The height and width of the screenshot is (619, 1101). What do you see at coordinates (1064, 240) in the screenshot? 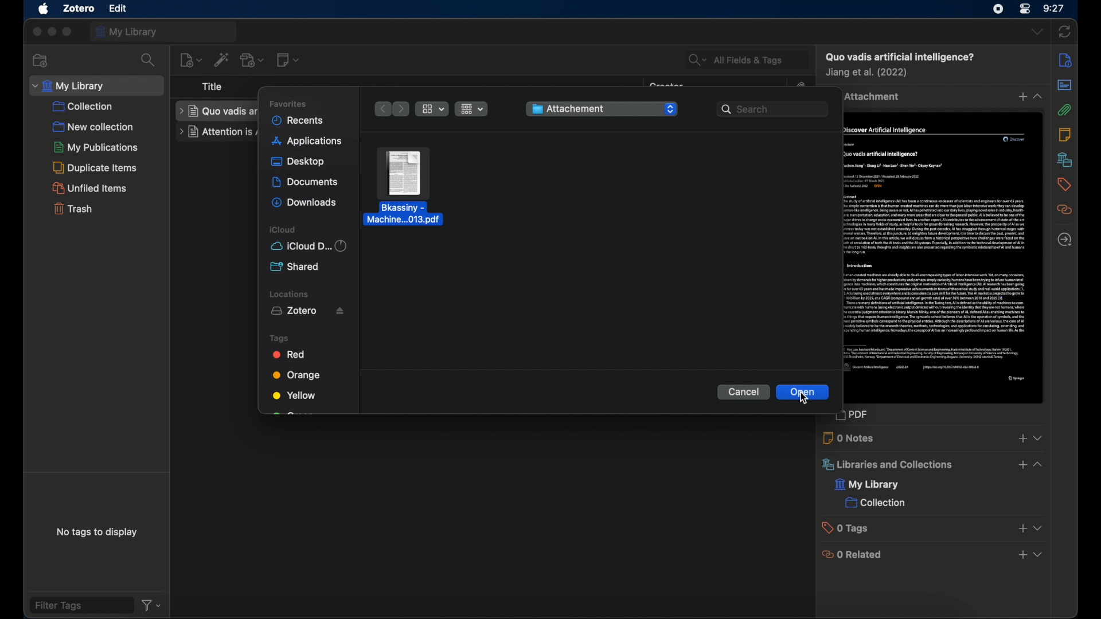
I see `located` at bounding box center [1064, 240].